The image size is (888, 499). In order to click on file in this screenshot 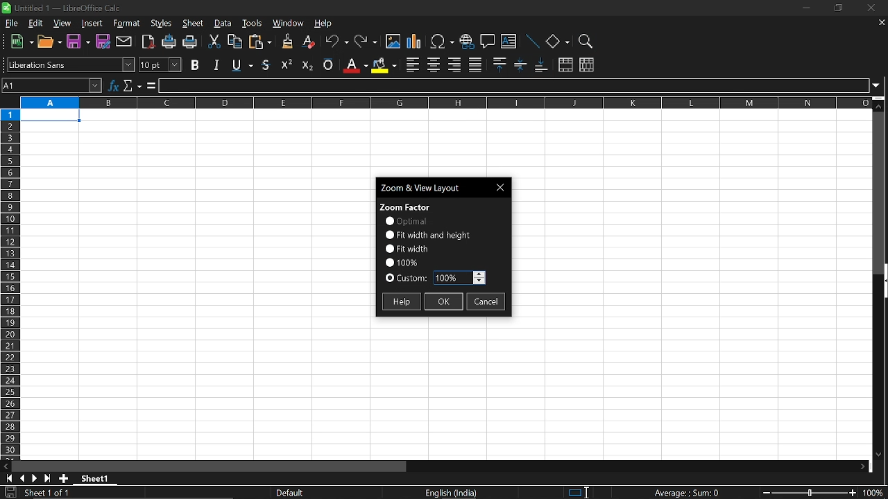, I will do `click(12, 24)`.